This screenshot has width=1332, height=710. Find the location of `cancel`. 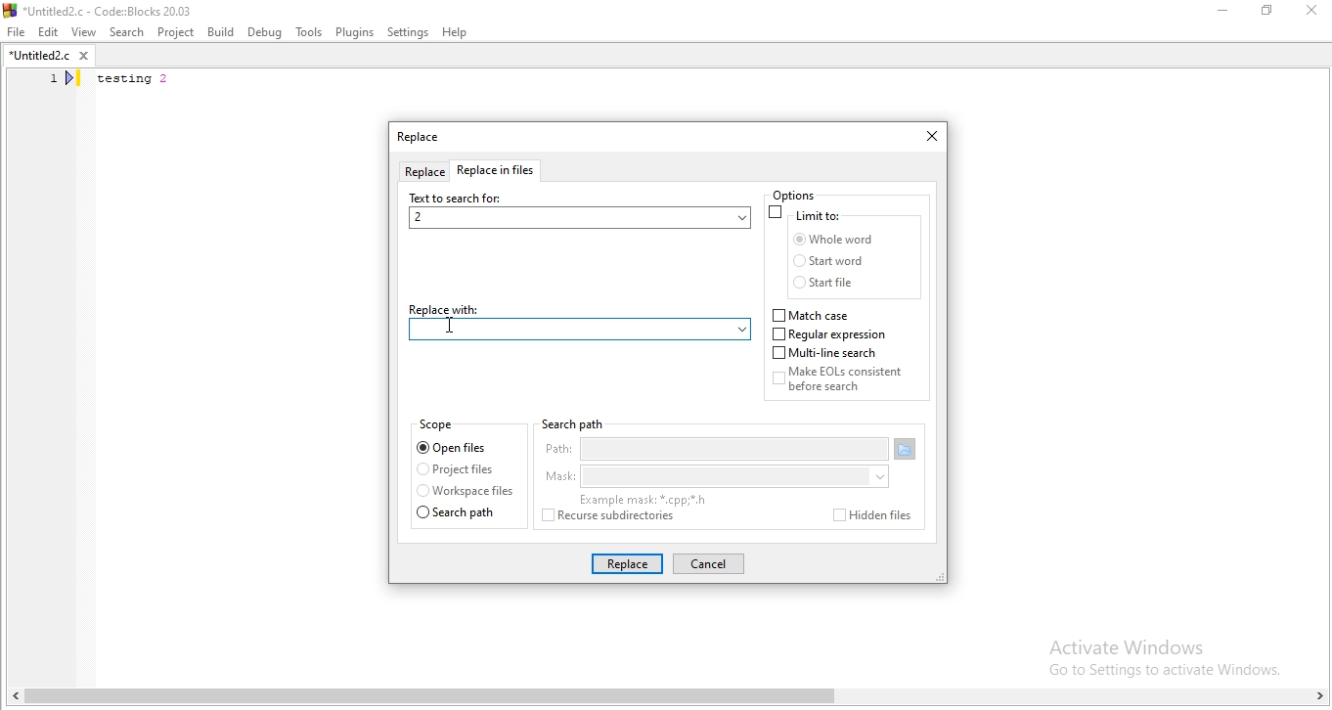

cancel is located at coordinates (707, 564).